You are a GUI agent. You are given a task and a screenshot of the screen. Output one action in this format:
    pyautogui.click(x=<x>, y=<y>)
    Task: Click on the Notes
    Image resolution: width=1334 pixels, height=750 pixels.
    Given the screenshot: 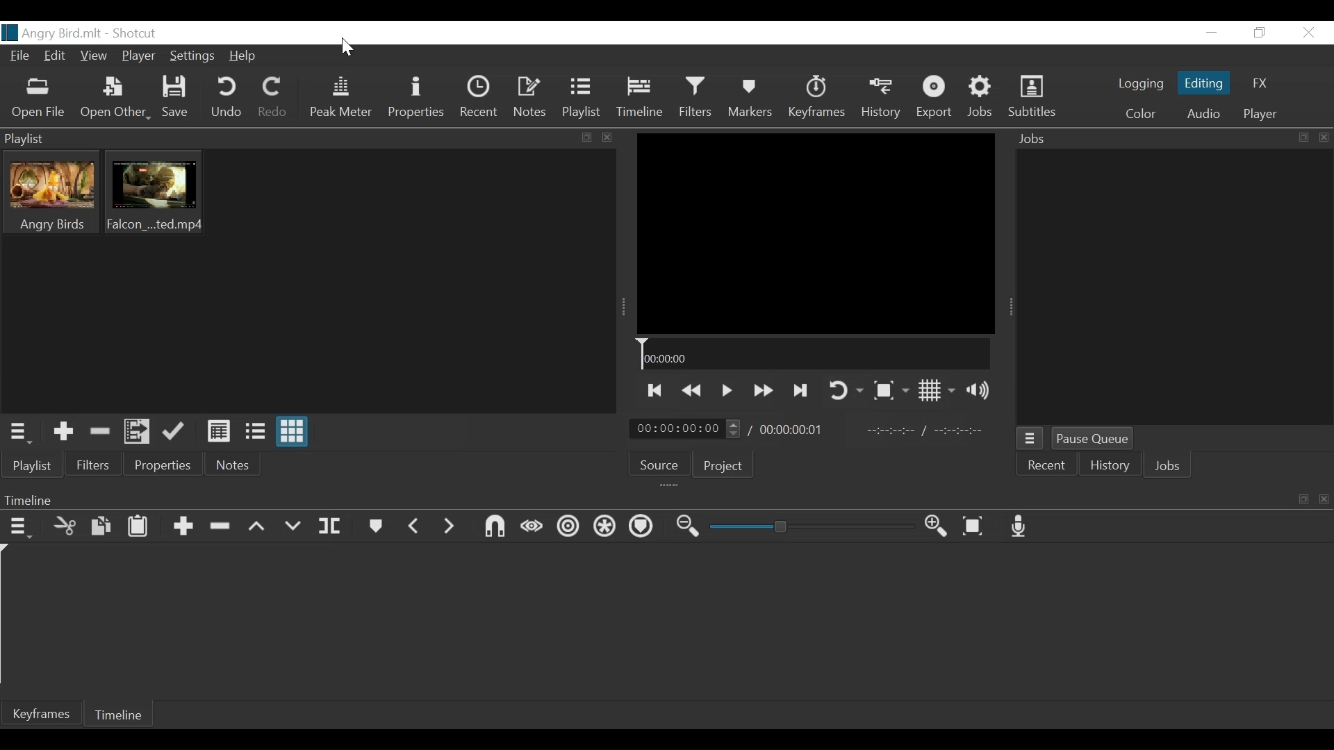 What is the action you would take?
    pyautogui.click(x=233, y=466)
    